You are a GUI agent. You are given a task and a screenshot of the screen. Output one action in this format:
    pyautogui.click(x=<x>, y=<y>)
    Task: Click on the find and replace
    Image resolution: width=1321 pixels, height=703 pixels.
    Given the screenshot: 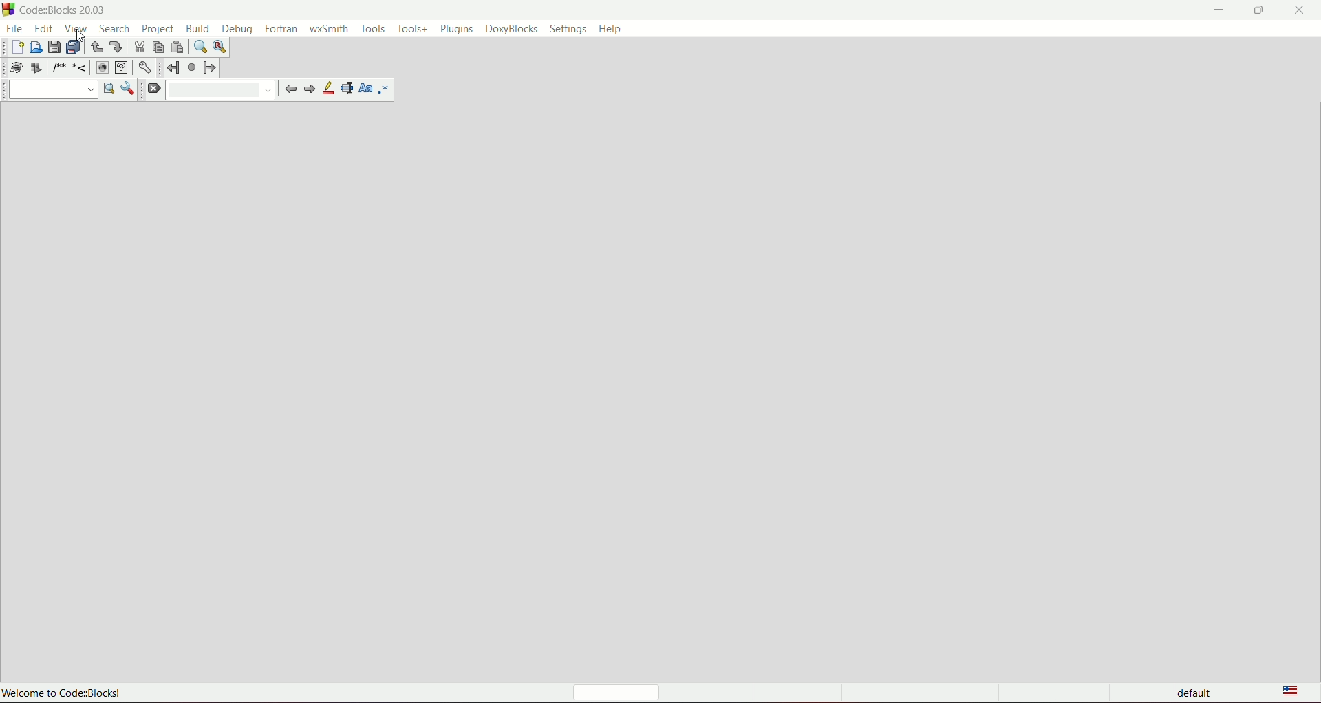 What is the action you would take?
    pyautogui.click(x=222, y=47)
    